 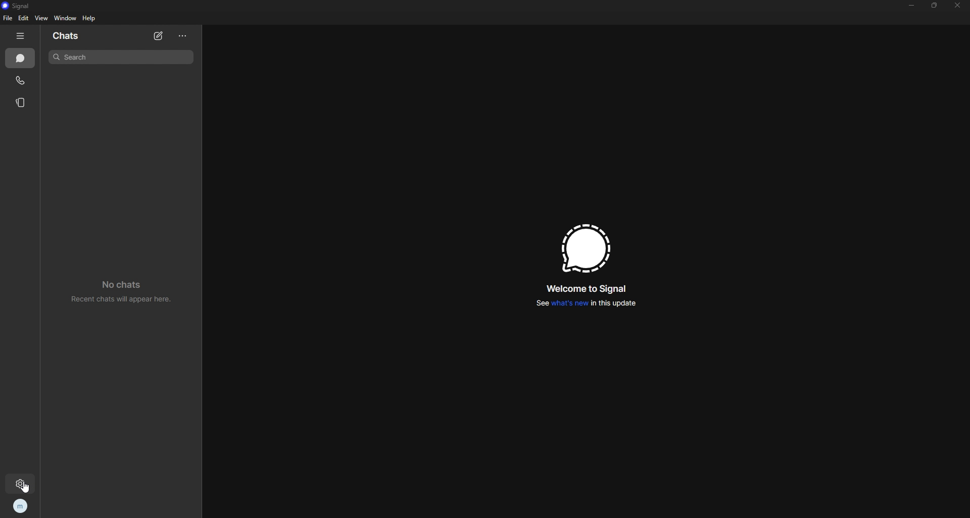 I want to click on close, so click(x=958, y=6).